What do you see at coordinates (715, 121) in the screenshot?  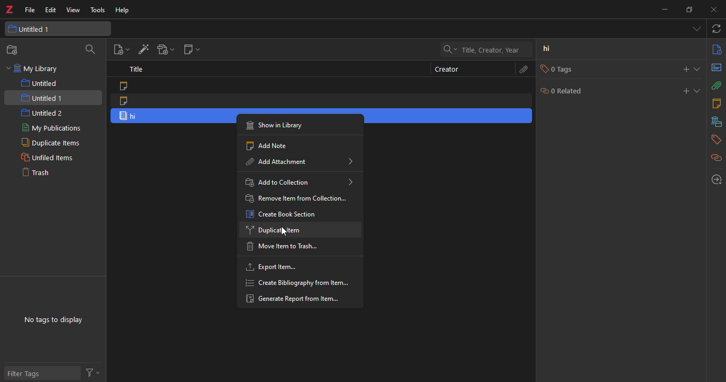 I see `library` at bounding box center [715, 121].